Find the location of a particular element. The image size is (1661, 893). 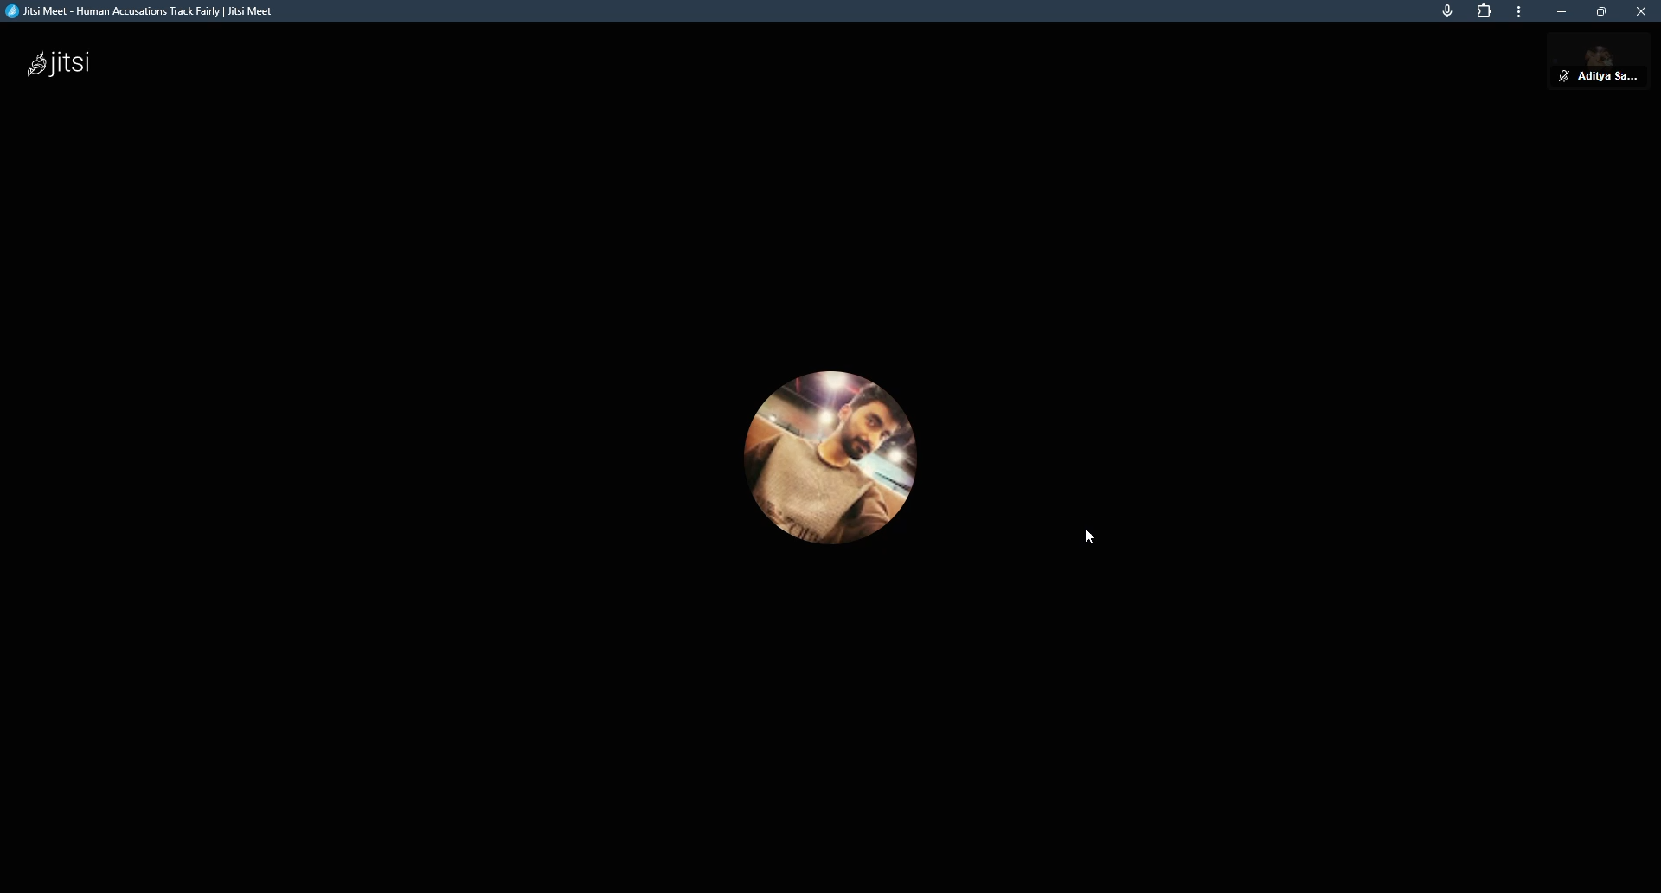

jitsi is located at coordinates (63, 64).